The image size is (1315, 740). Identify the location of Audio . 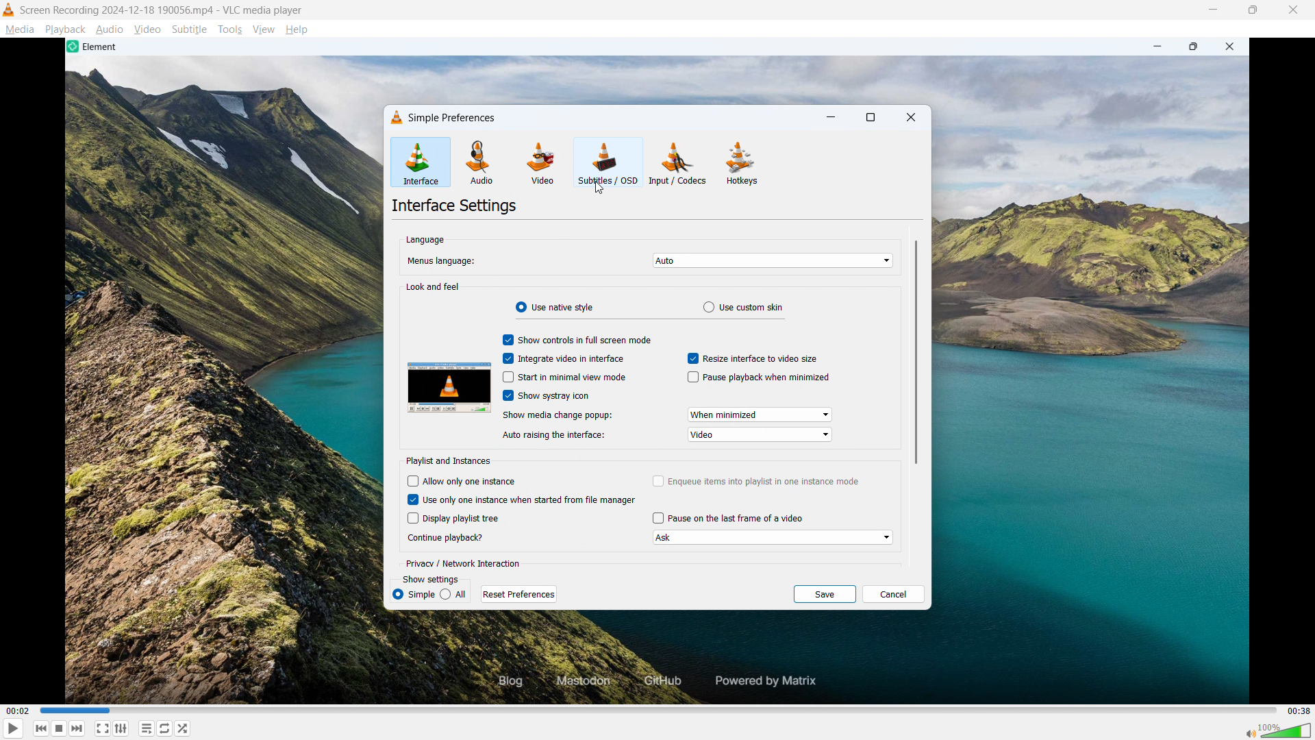
(482, 163).